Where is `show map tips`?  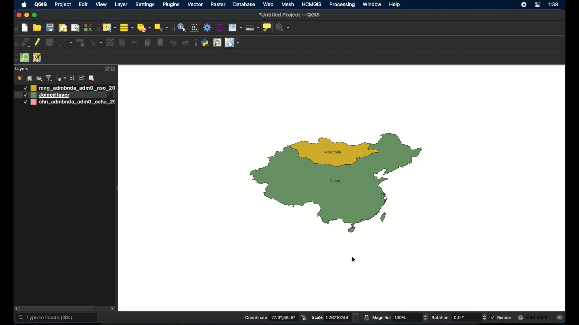 show map tips is located at coordinates (267, 27).